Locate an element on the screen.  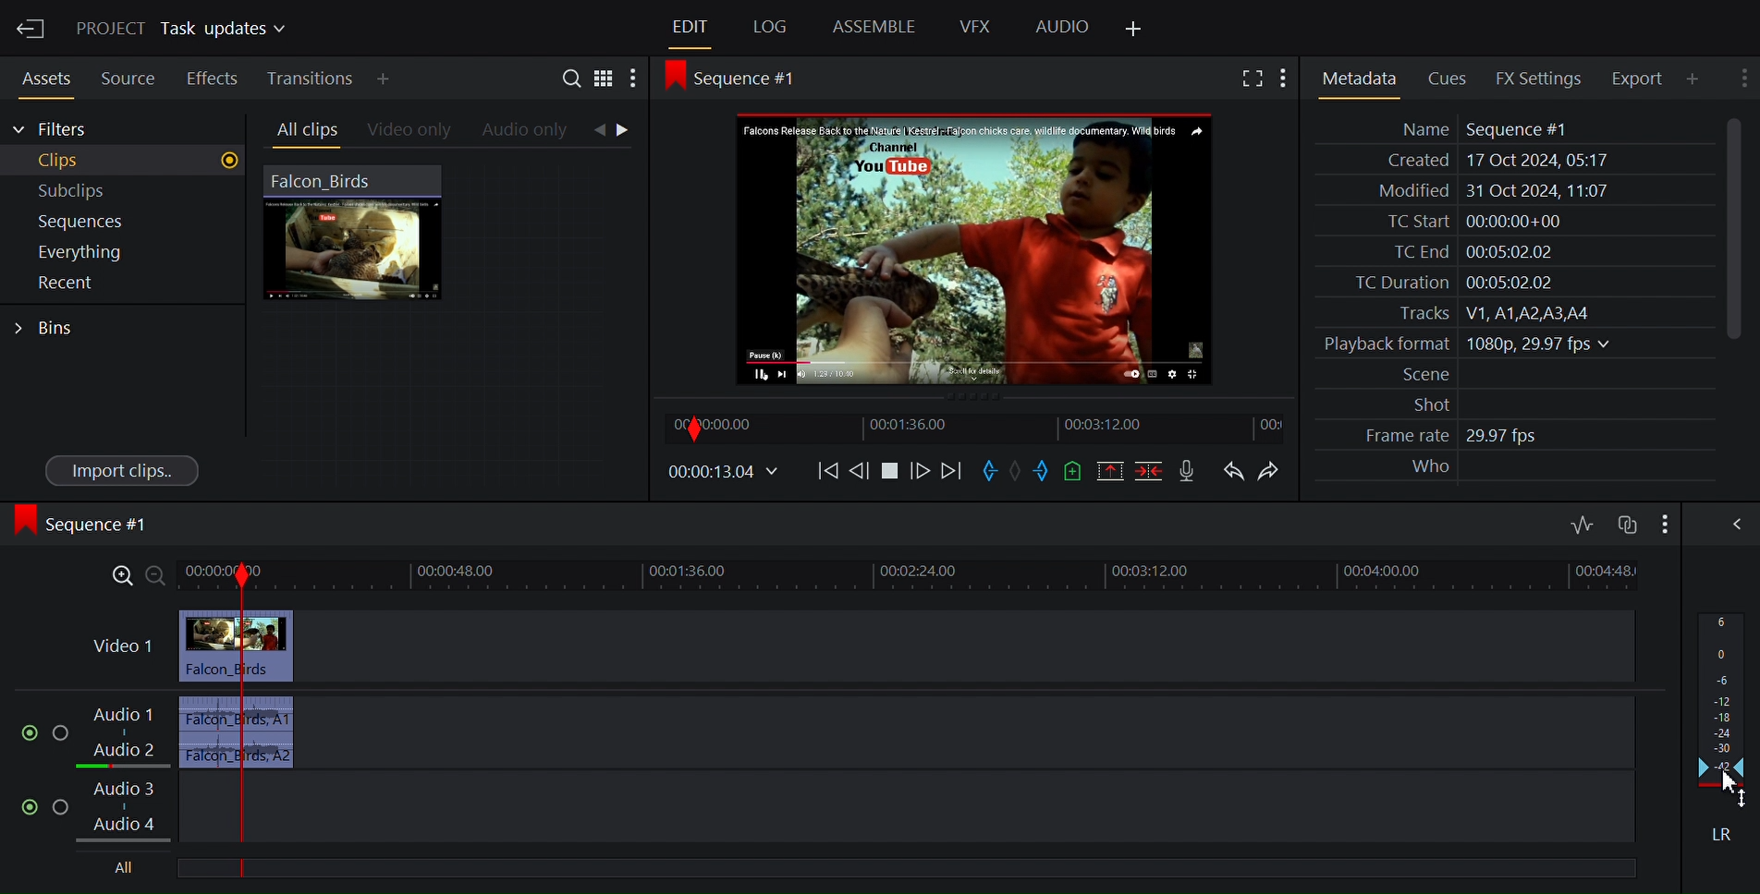
Audio 4 is located at coordinates (129, 826).